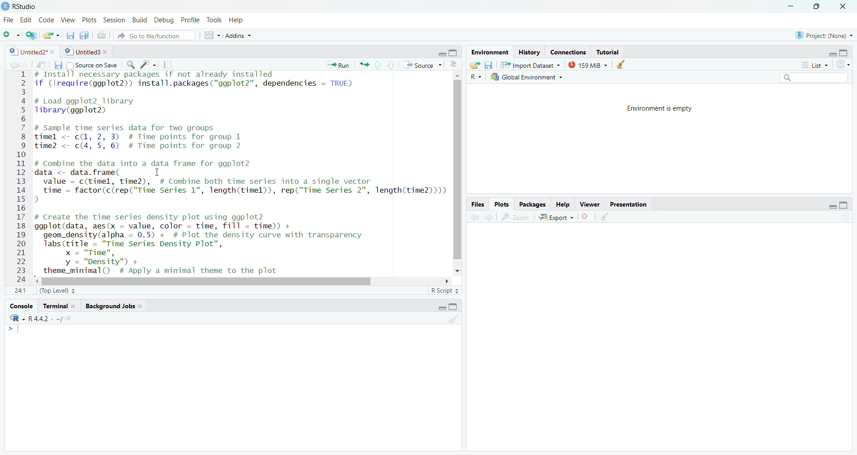 This screenshot has width=857, height=455. What do you see at coordinates (563, 205) in the screenshot?
I see `Help` at bounding box center [563, 205].